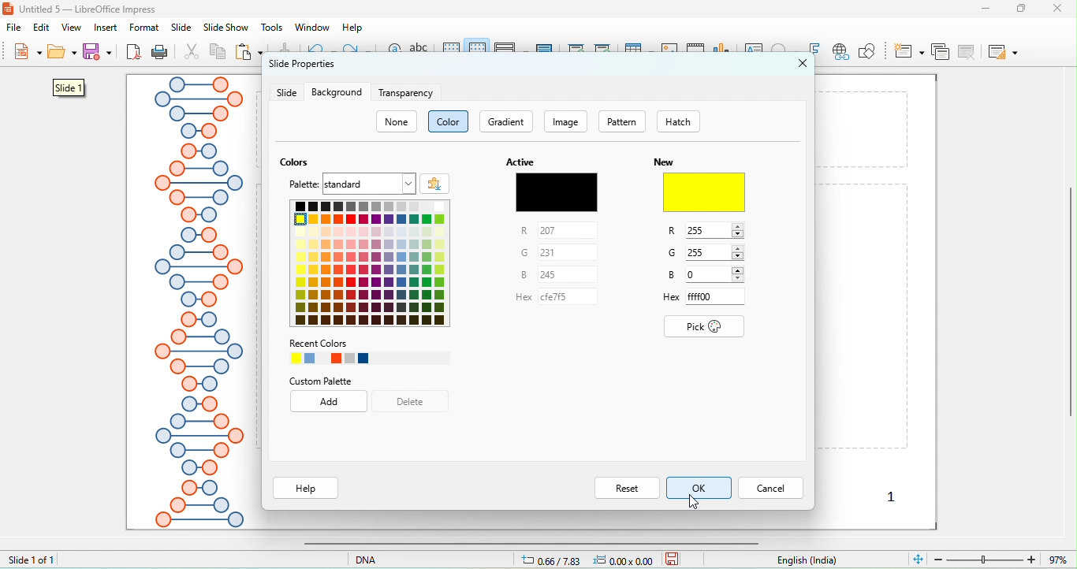 The width and height of the screenshot is (1077, 569). What do you see at coordinates (706, 327) in the screenshot?
I see `pick` at bounding box center [706, 327].